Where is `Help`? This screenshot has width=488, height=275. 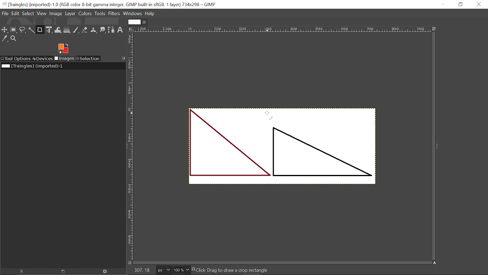
Help is located at coordinates (149, 13).